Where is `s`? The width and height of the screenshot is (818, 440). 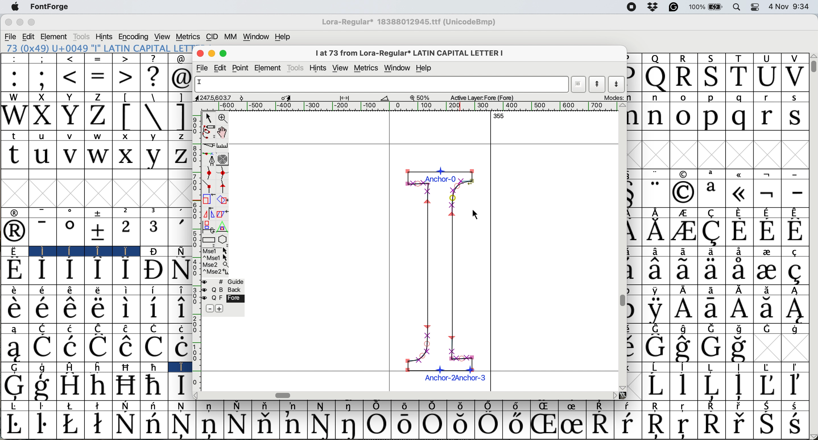
s is located at coordinates (796, 98).